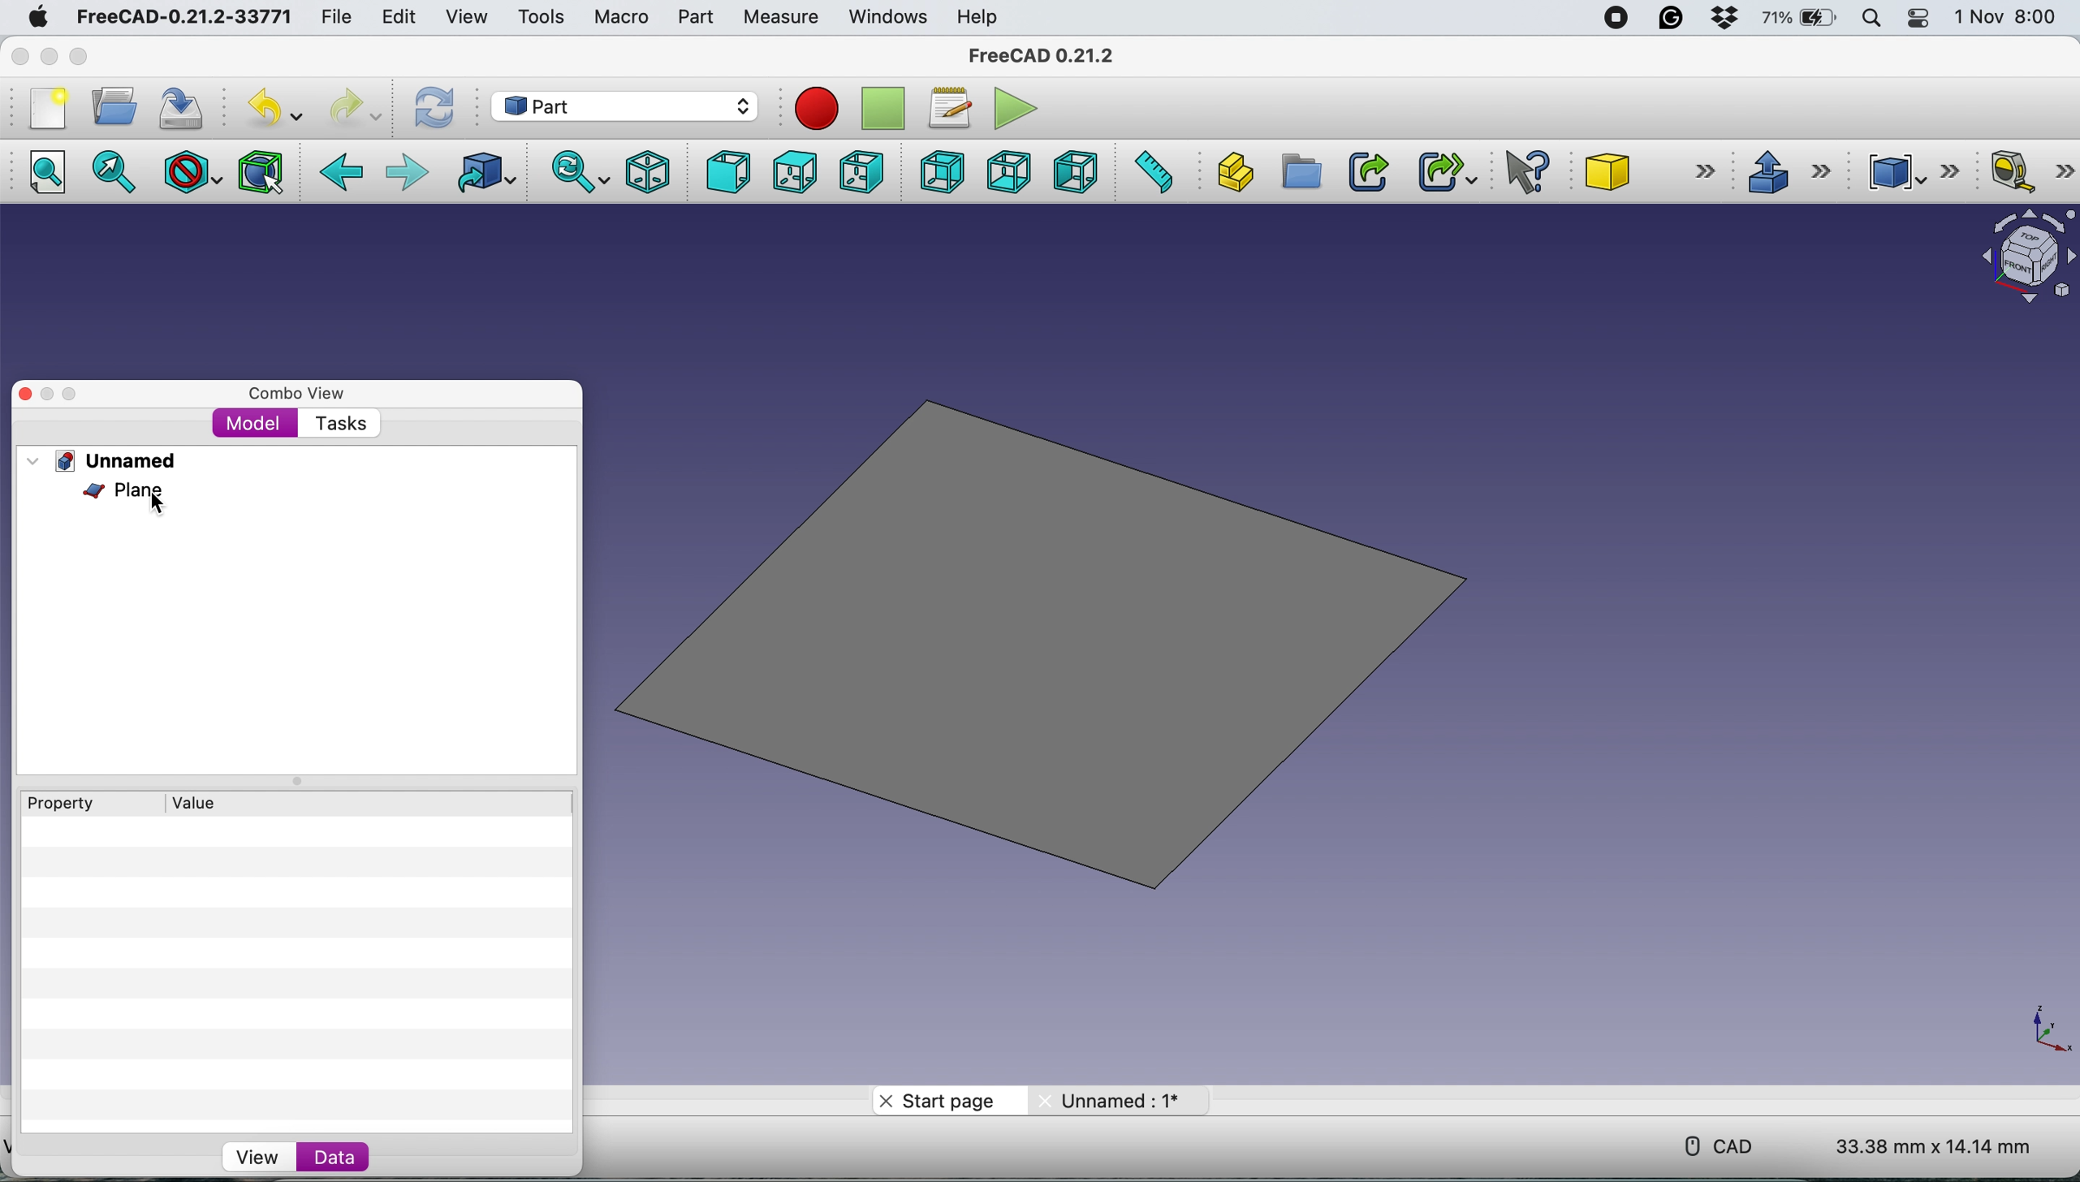 Image resolution: width=2080 pixels, height=1182 pixels. Describe the element at coordinates (114, 490) in the screenshot. I see `plane` at that location.